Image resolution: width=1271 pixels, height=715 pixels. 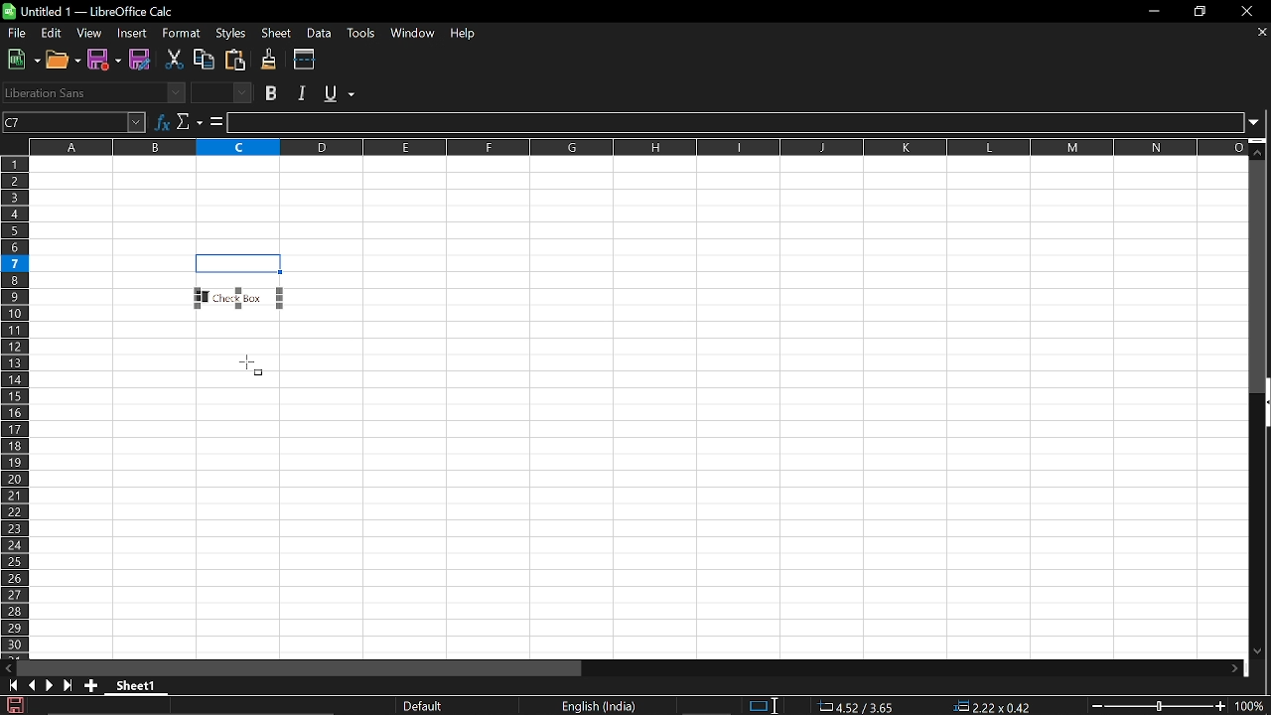 I want to click on Expand formula bar, so click(x=1259, y=123).